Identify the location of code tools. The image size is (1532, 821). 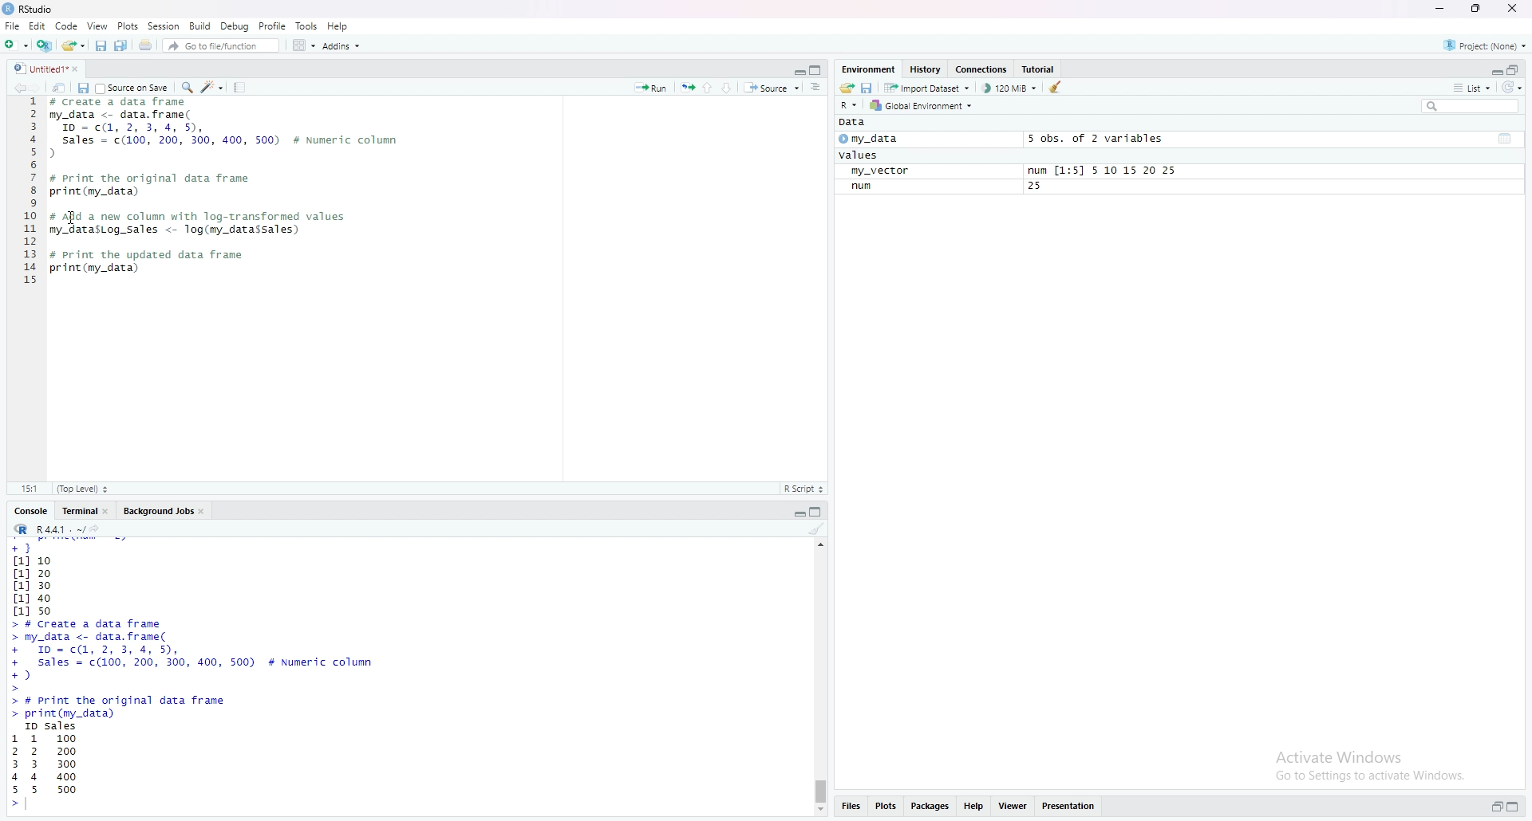
(212, 89).